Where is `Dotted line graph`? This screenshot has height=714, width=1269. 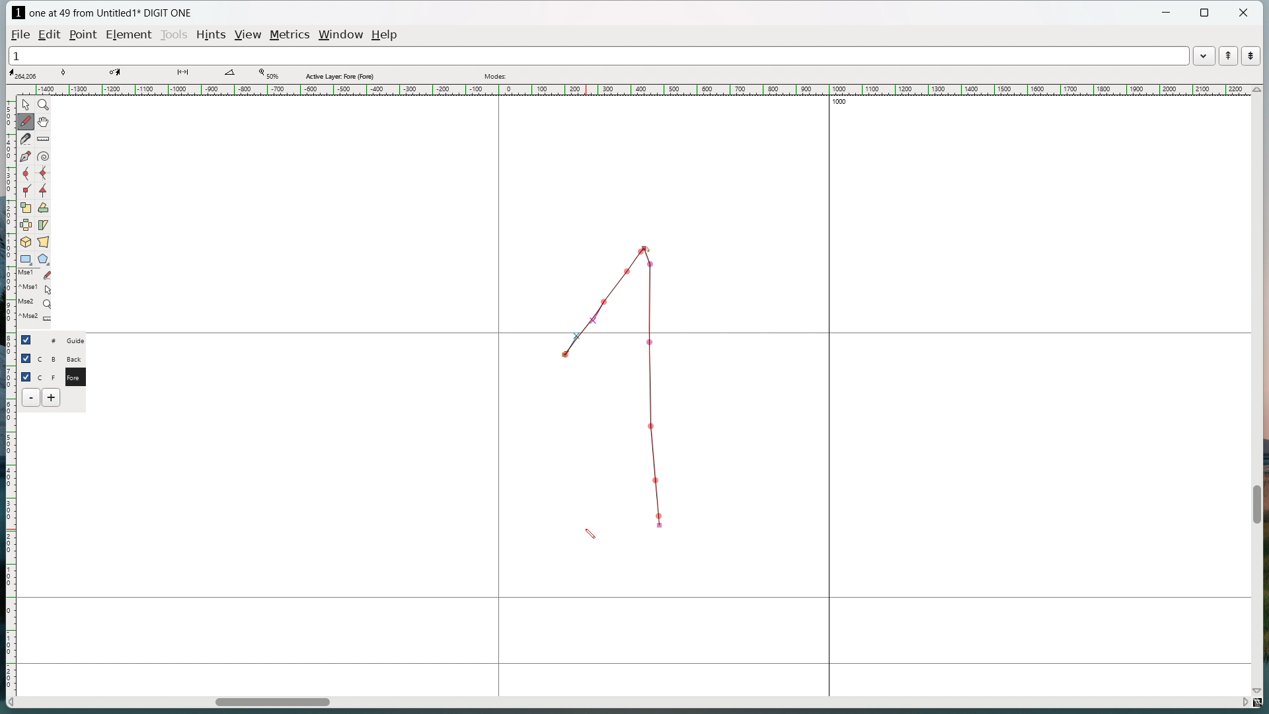
Dotted line graph is located at coordinates (623, 381).